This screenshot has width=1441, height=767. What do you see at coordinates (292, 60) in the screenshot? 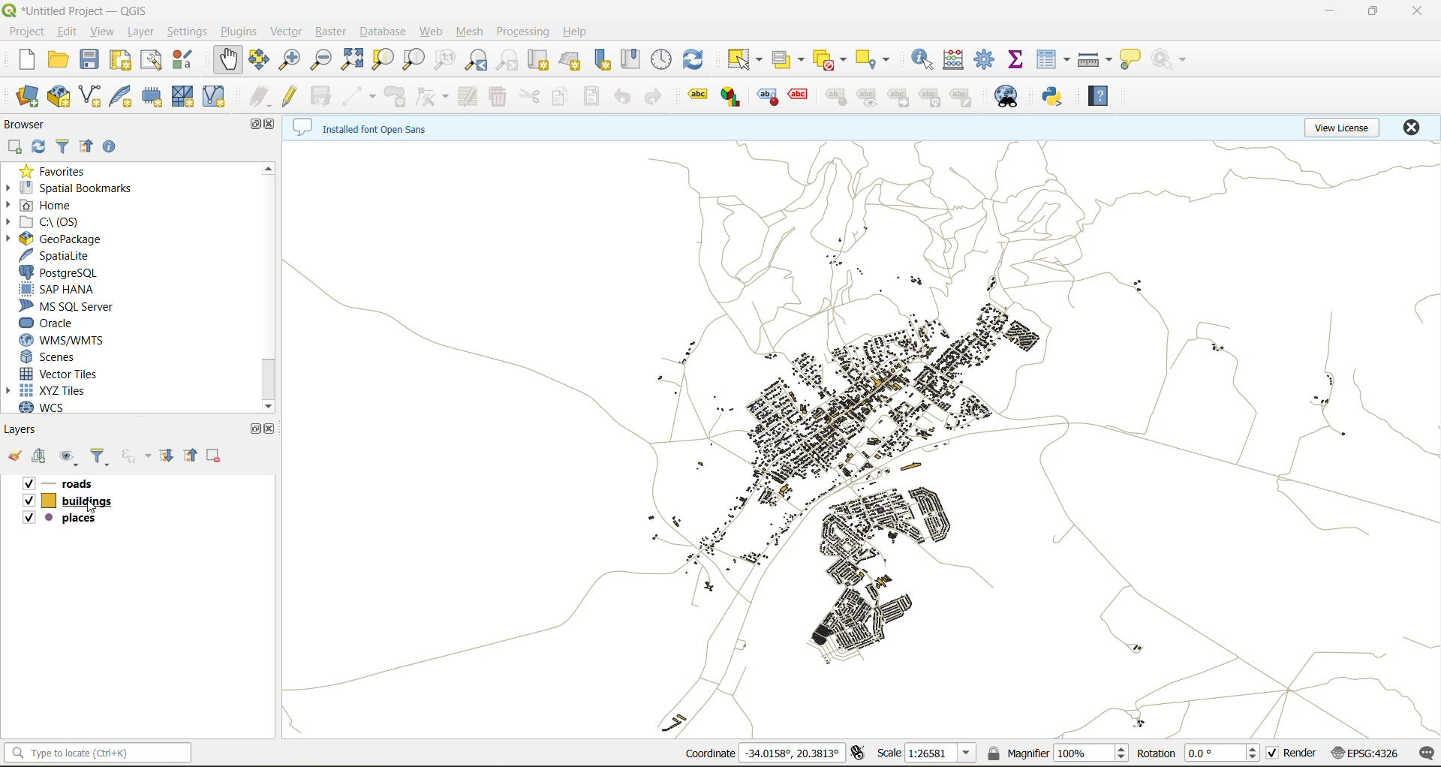
I see `zoom in` at bounding box center [292, 60].